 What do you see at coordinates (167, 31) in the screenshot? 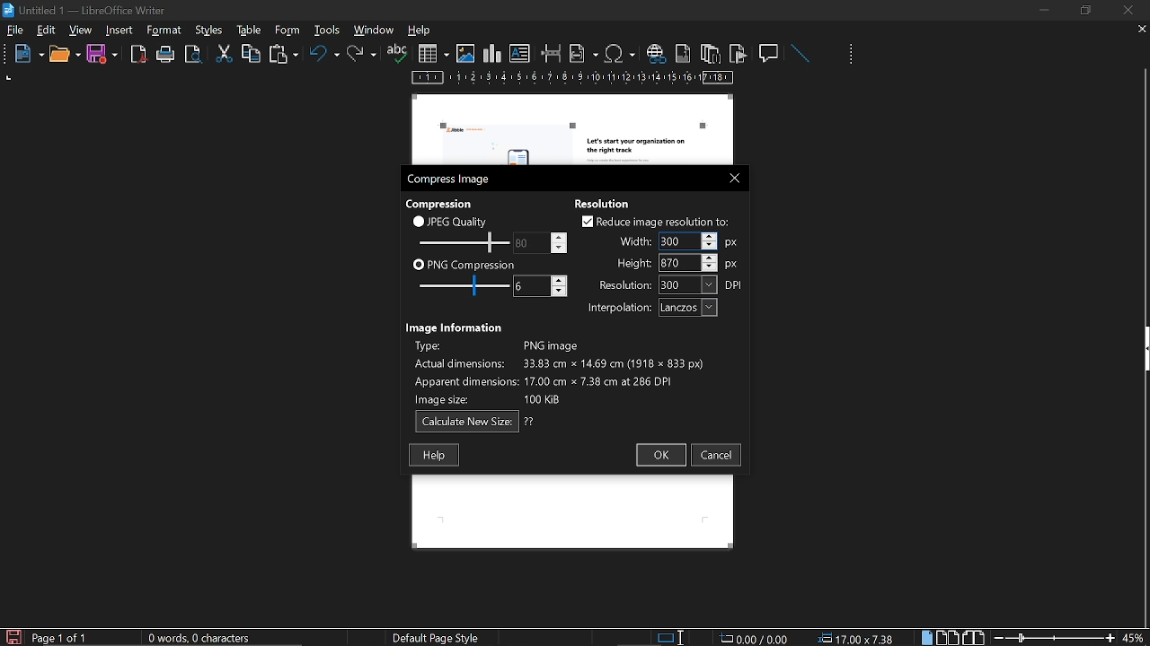
I see `tools` at bounding box center [167, 31].